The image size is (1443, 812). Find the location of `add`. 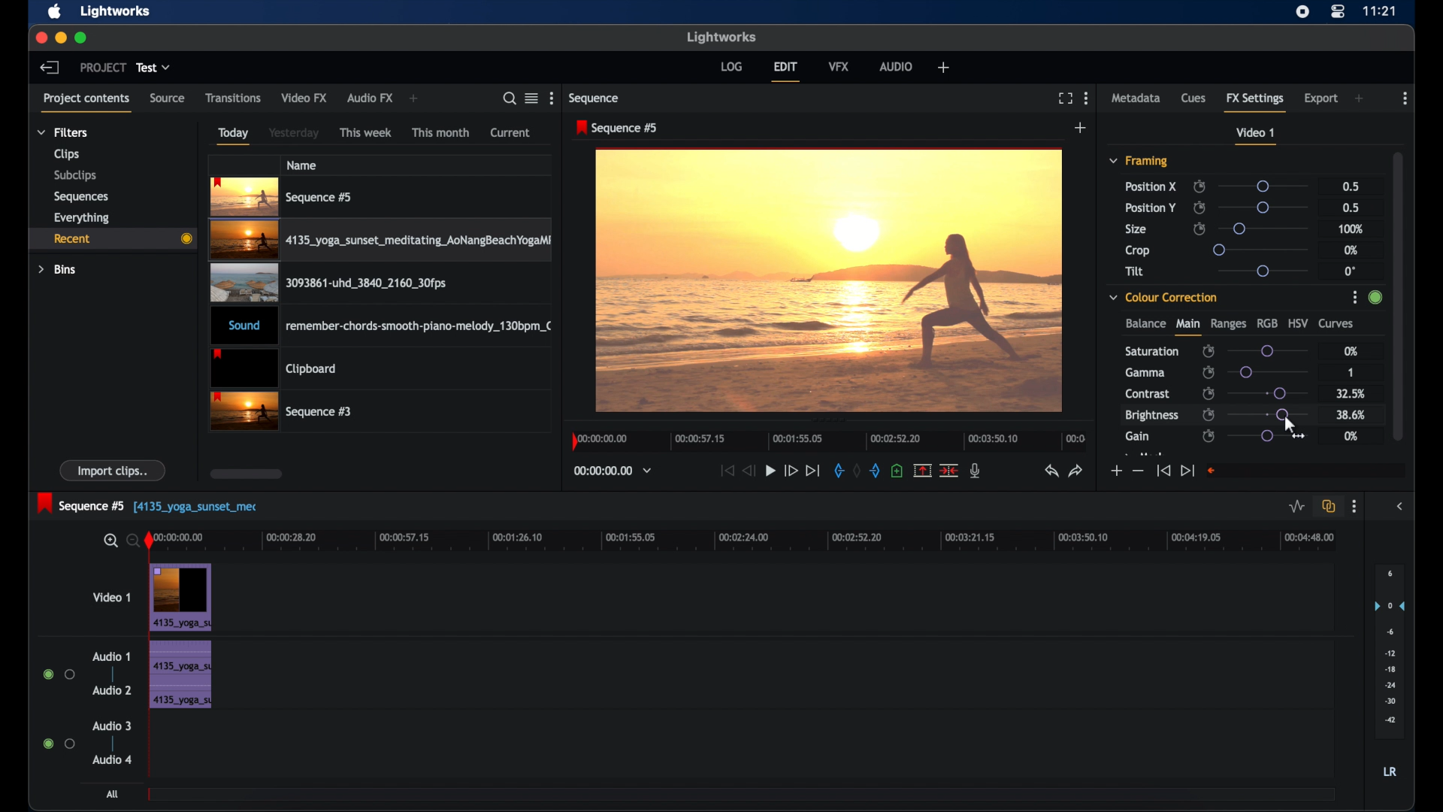

add is located at coordinates (413, 98).